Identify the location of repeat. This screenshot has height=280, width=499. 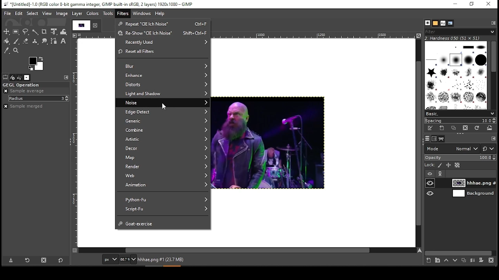
(161, 23).